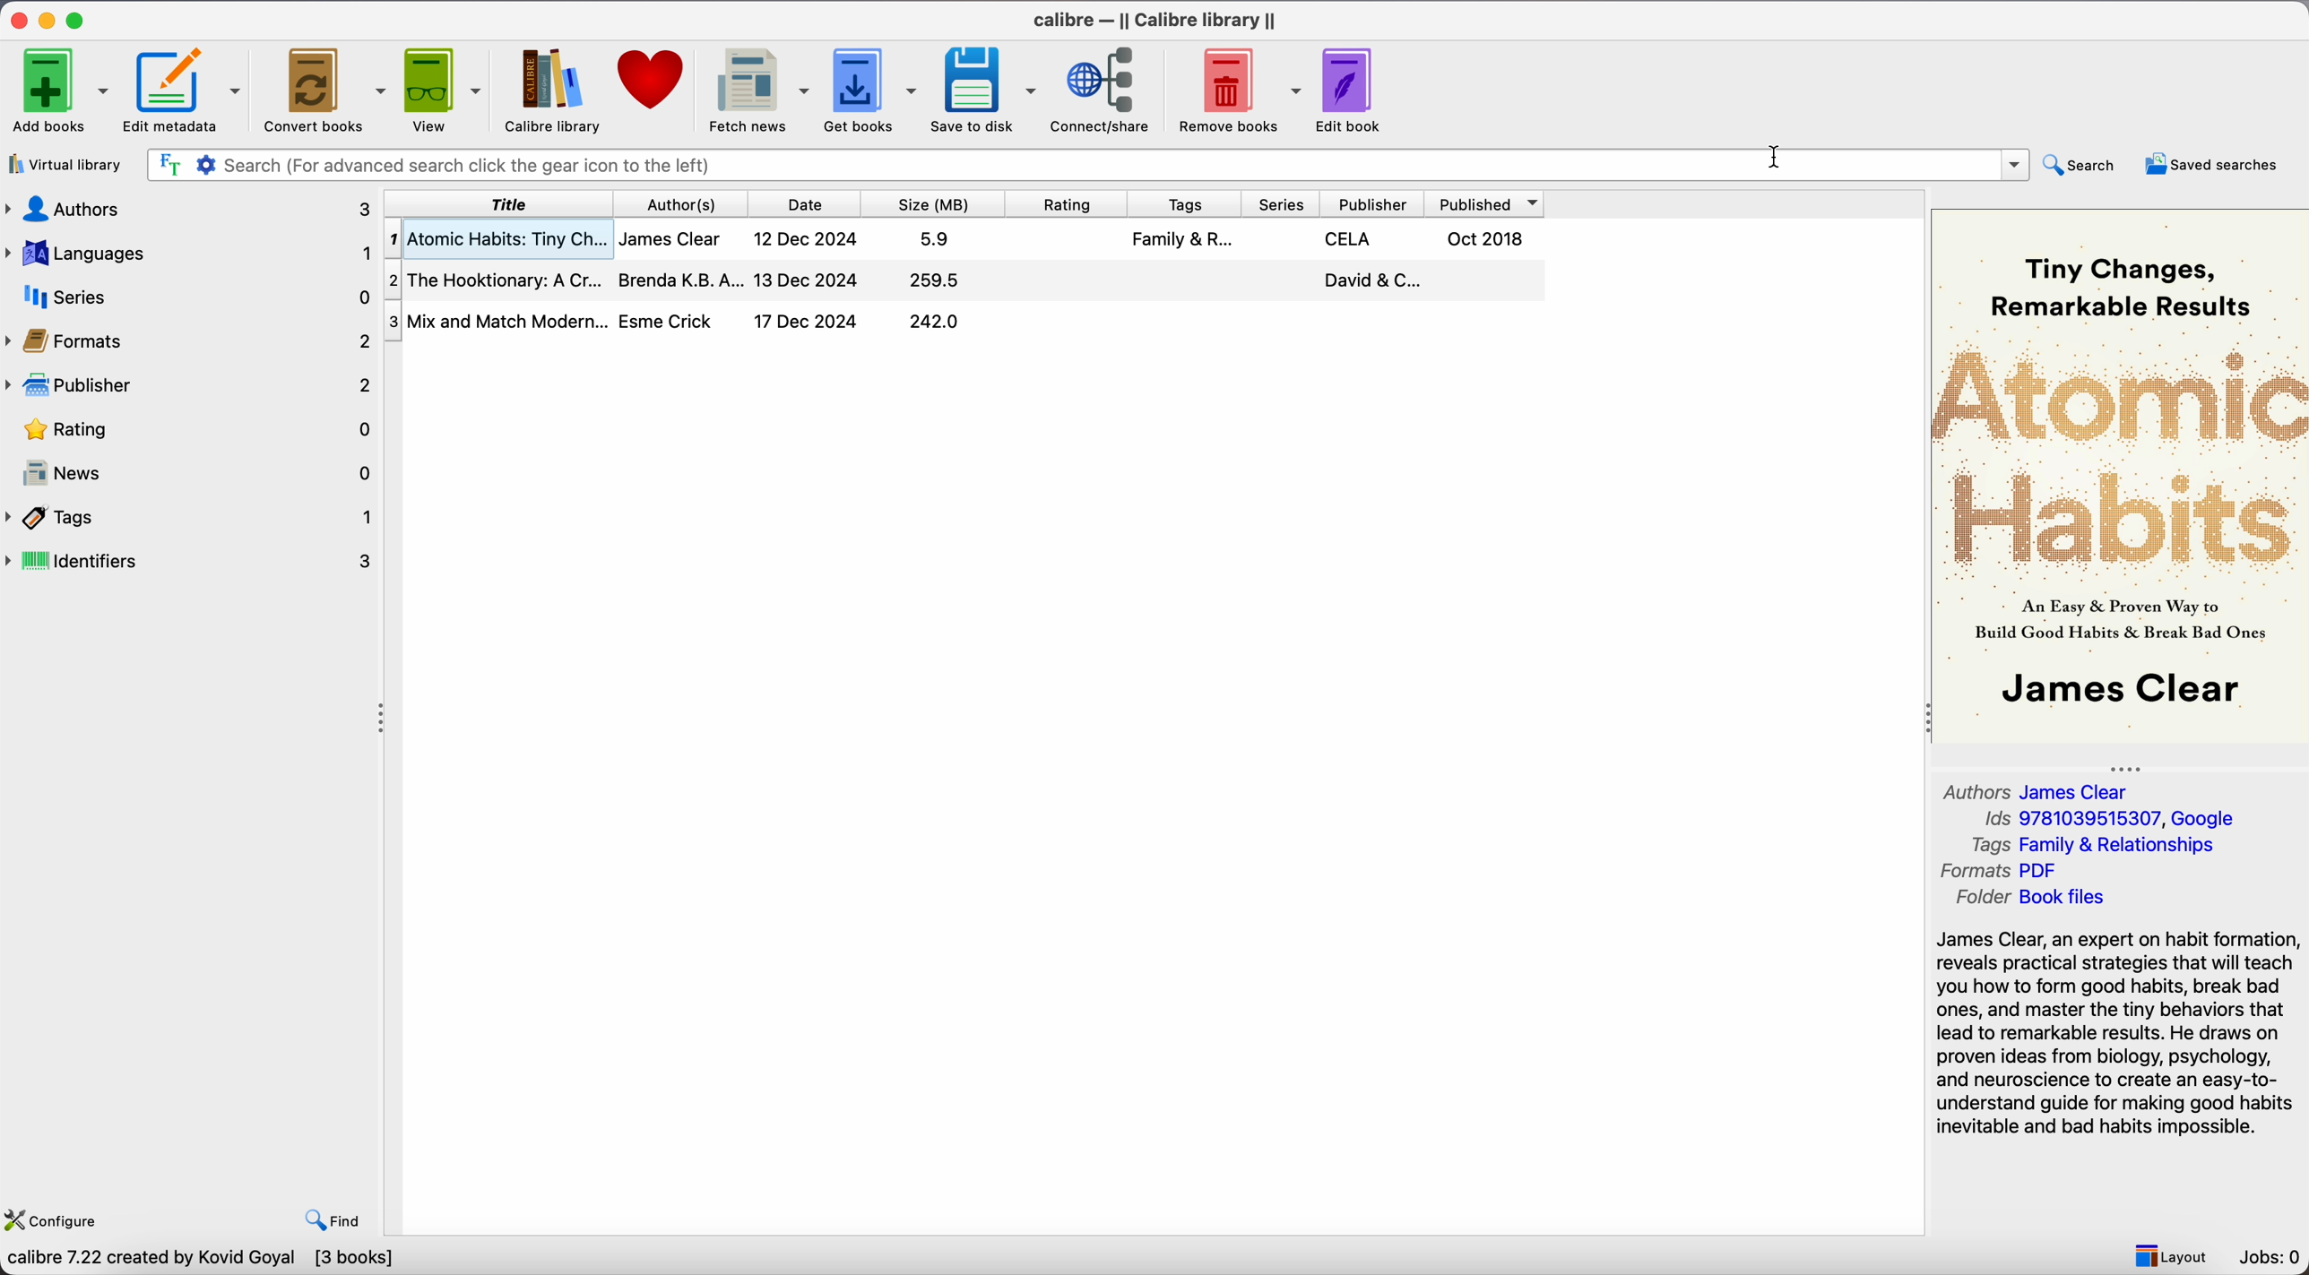 This screenshot has width=2309, height=1275. Describe the element at coordinates (192, 207) in the screenshot. I see `authors` at that location.